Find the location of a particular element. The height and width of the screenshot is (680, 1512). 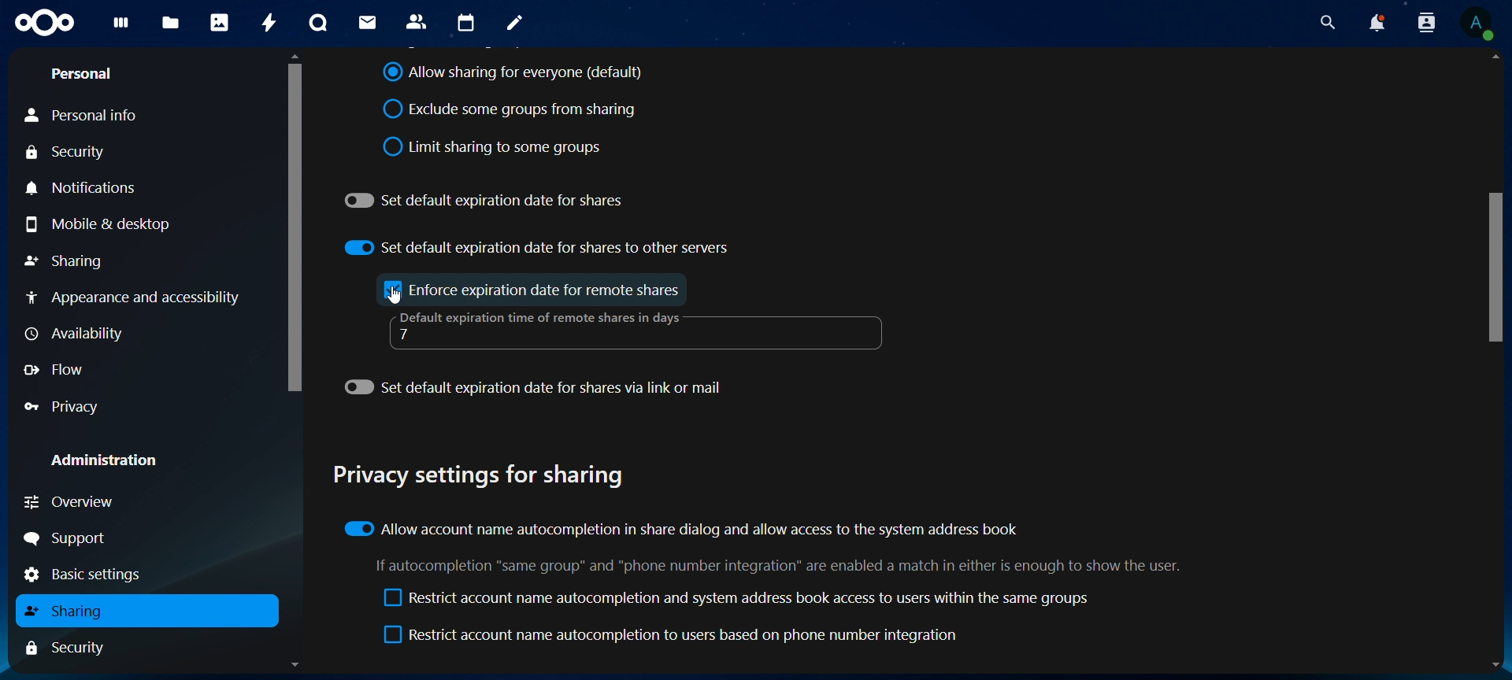

Set default expiration date is located at coordinates (537, 390).